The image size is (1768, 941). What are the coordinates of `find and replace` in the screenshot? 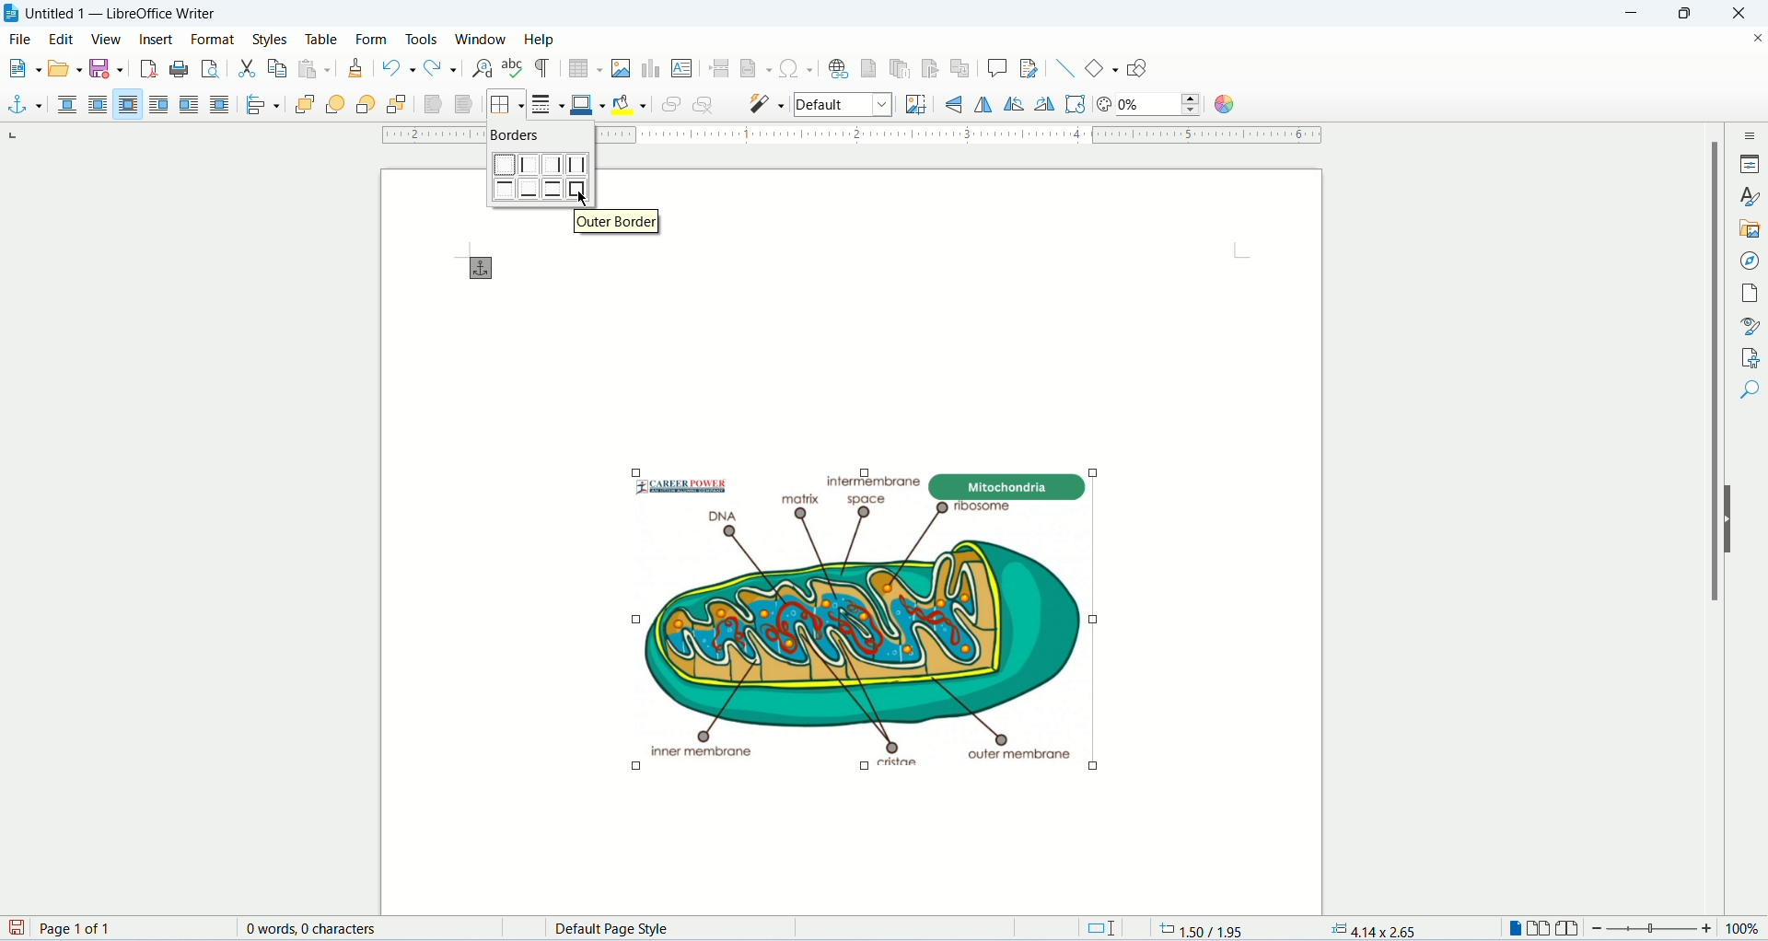 It's located at (483, 69).